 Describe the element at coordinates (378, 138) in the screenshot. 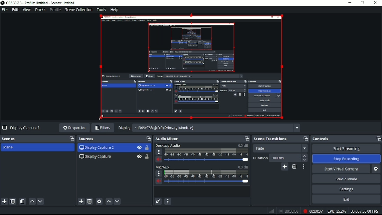

I see `Maximize` at that location.